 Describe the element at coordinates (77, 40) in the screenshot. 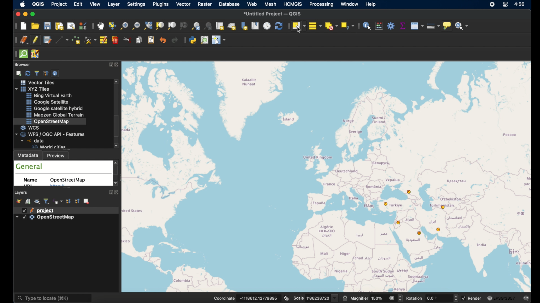

I see `add point feature` at that location.